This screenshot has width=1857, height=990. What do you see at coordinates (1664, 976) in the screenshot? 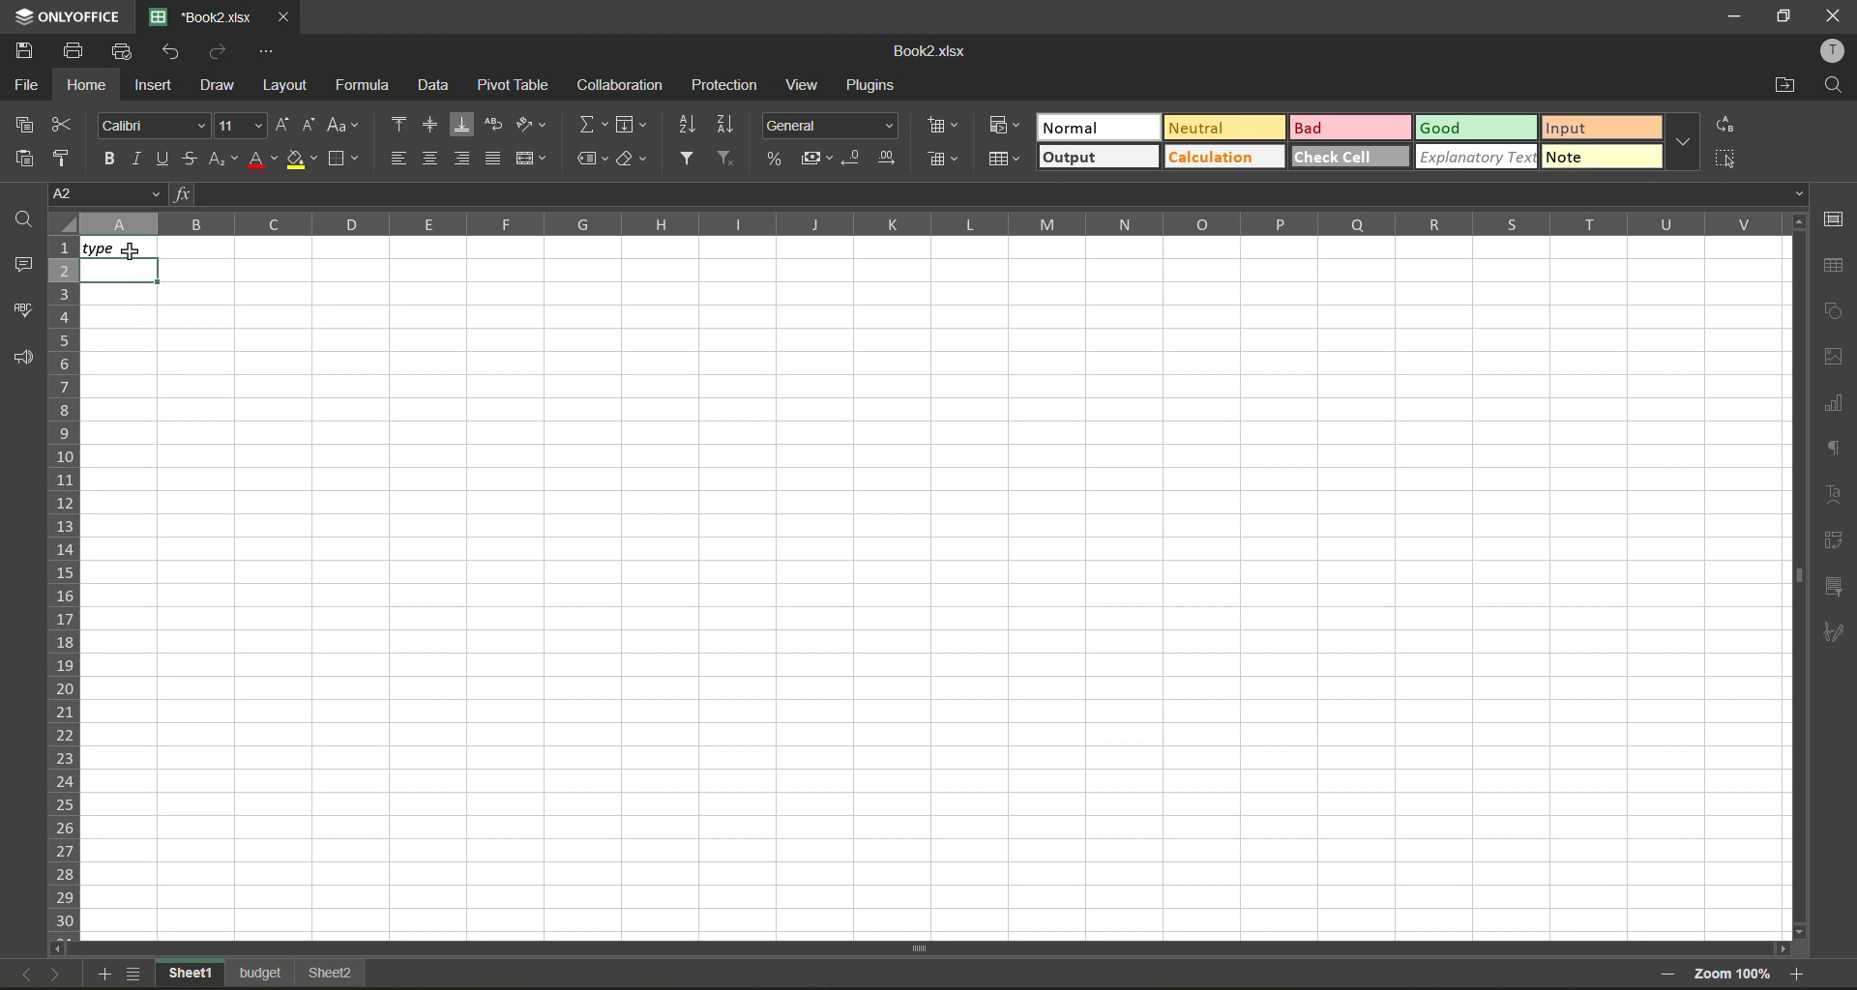
I see `zoom out` at bounding box center [1664, 976].